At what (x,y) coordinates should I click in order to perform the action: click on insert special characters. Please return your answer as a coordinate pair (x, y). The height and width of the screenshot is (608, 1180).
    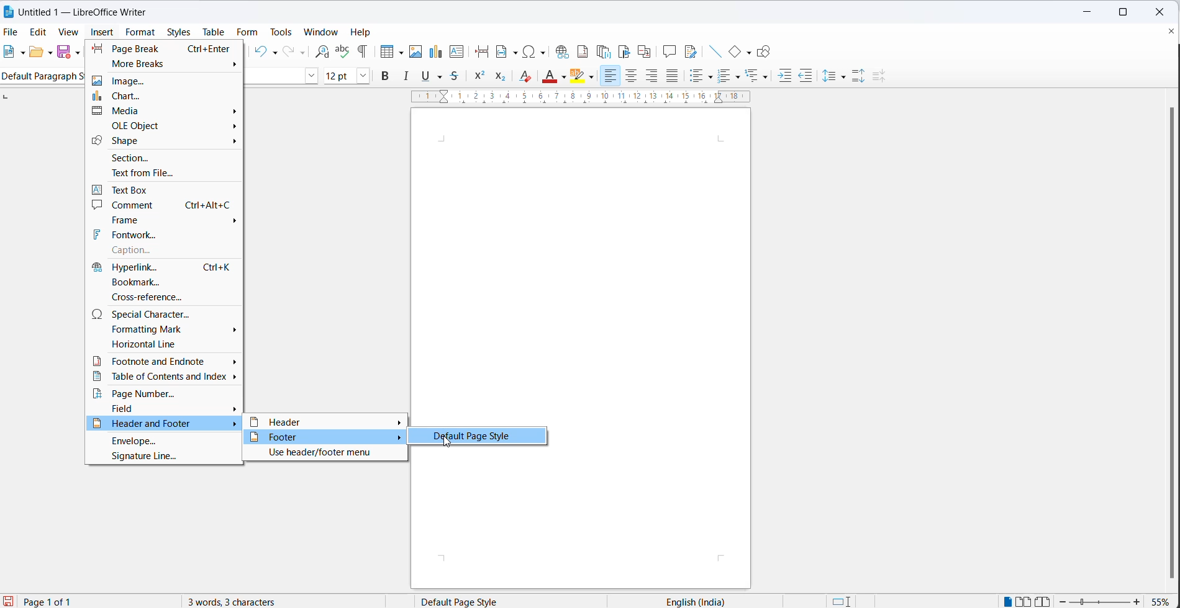
    Looking at the image, I should click on (535, 51).